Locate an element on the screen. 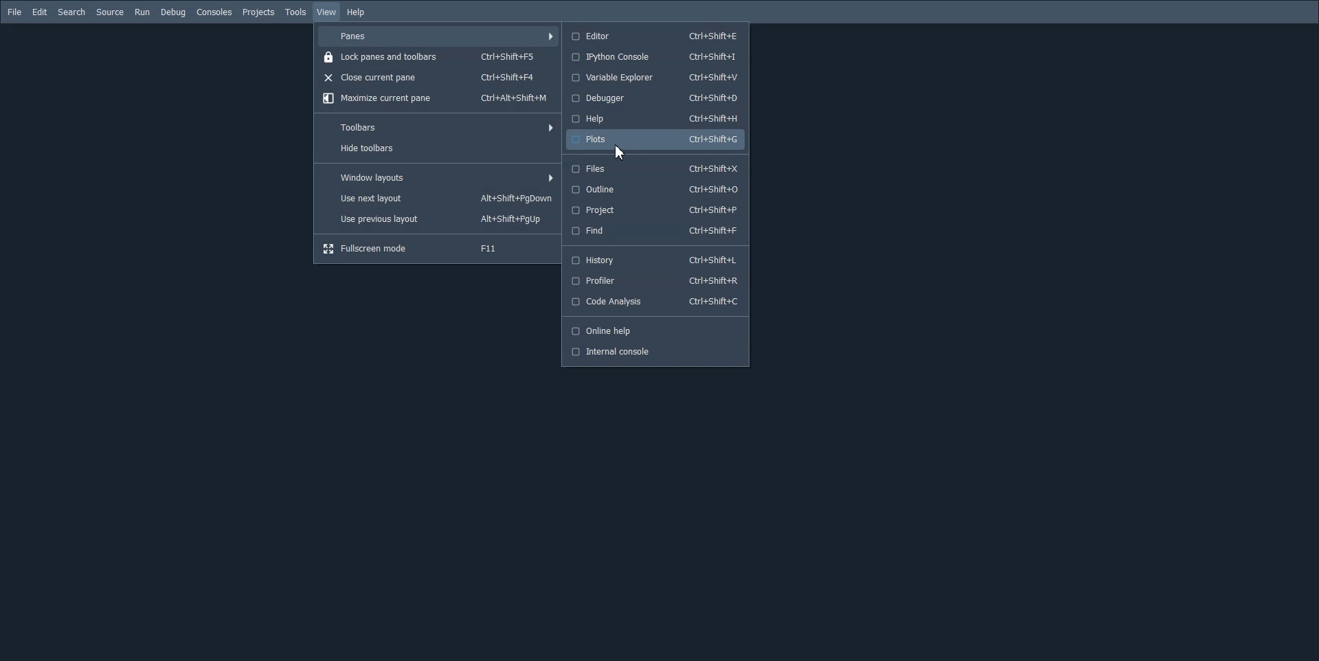 This screenshot has height=661, width=1319. Outline is located at coordinates (657, 190).